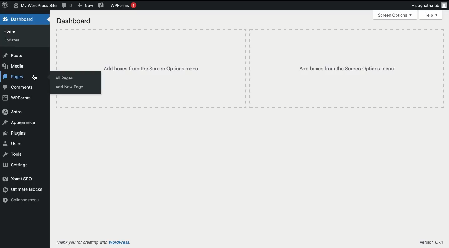 The height and width of the screenshot is (248, 449). Describe the element at coordinates (23, 201) in the screenshot. I see `Collapse menu` at that location.